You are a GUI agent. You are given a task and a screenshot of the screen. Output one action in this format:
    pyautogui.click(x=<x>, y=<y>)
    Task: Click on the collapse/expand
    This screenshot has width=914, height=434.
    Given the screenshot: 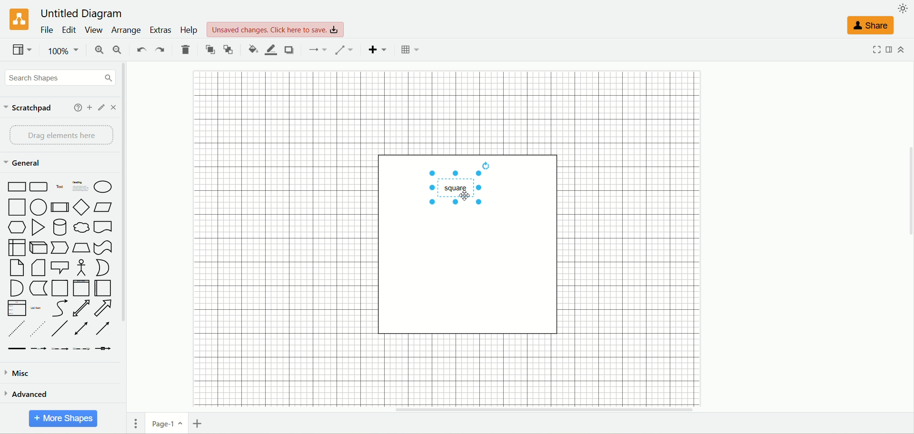 What is the action you would take?
    pyautogui.click(x=901, y=50)
    